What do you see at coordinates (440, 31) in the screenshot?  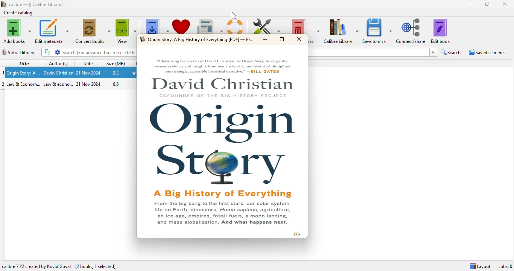 I see `edit book` at bounding box center [440, 31].